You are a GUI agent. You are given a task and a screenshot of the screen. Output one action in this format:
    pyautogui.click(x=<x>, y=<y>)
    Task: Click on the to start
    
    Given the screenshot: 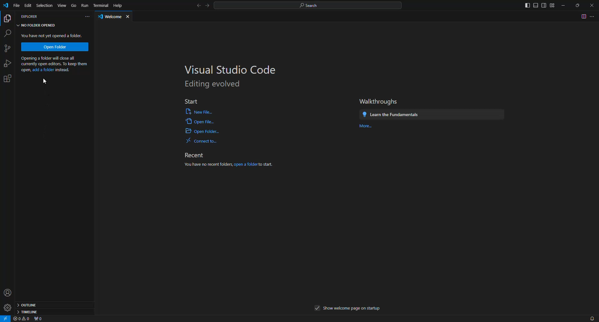 What is the action you would take?
    pyautogui.click(x=266, y=164)
    